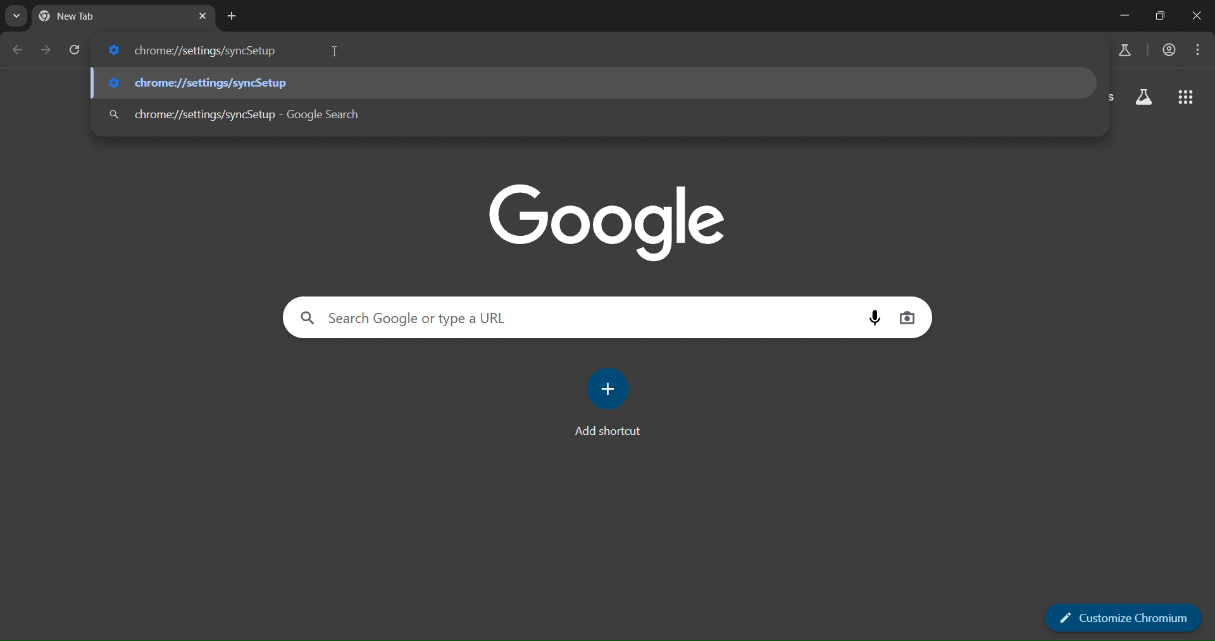 Image resolution: width=1215 pixels, height=641 pixels. What do you see at coordinates (1169, 51) in the screenshot?
I see `account` at bounding box center [1169, 51].